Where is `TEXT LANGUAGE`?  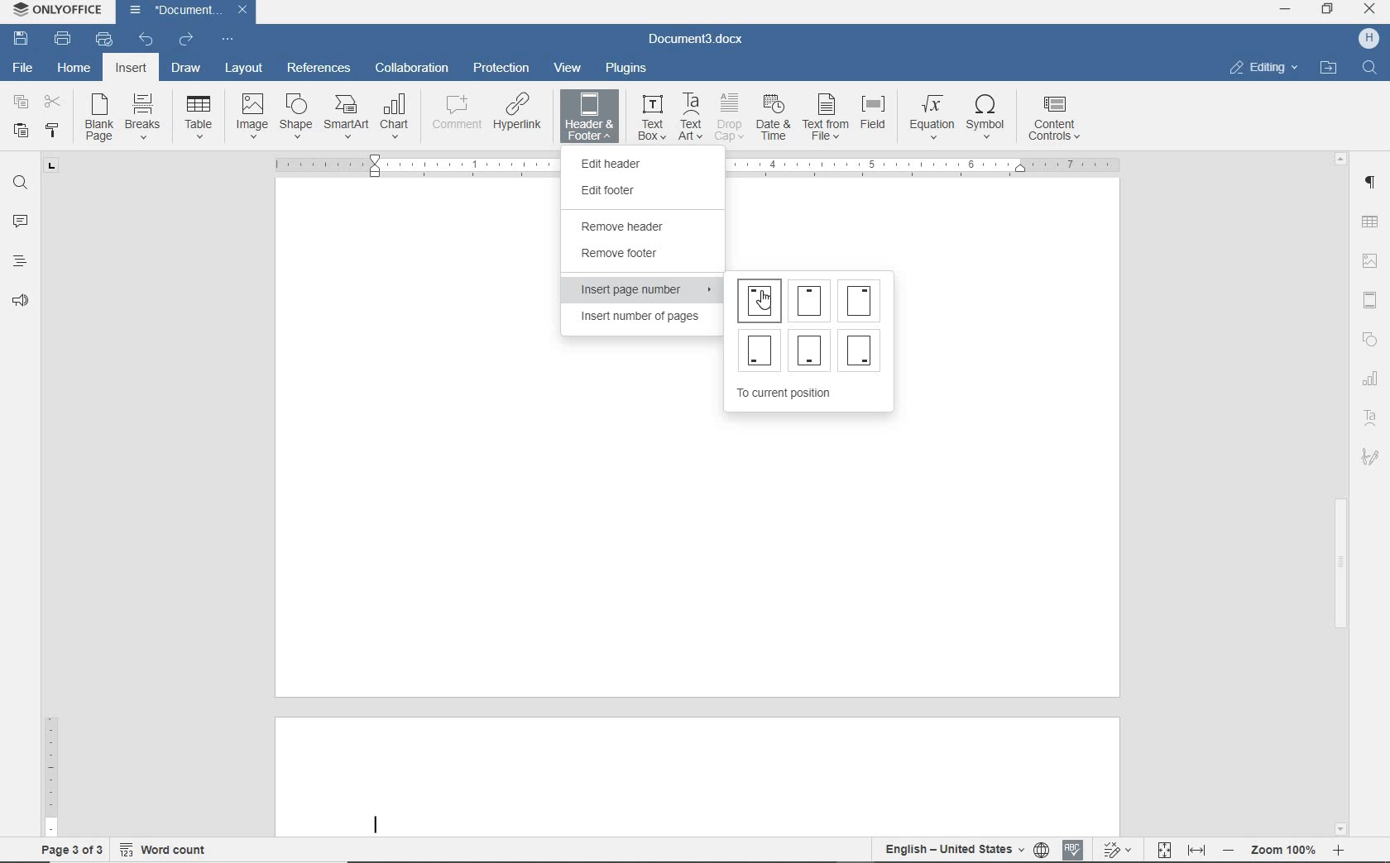 TEXT LANGUAGE is located at coordinates (953, 850).